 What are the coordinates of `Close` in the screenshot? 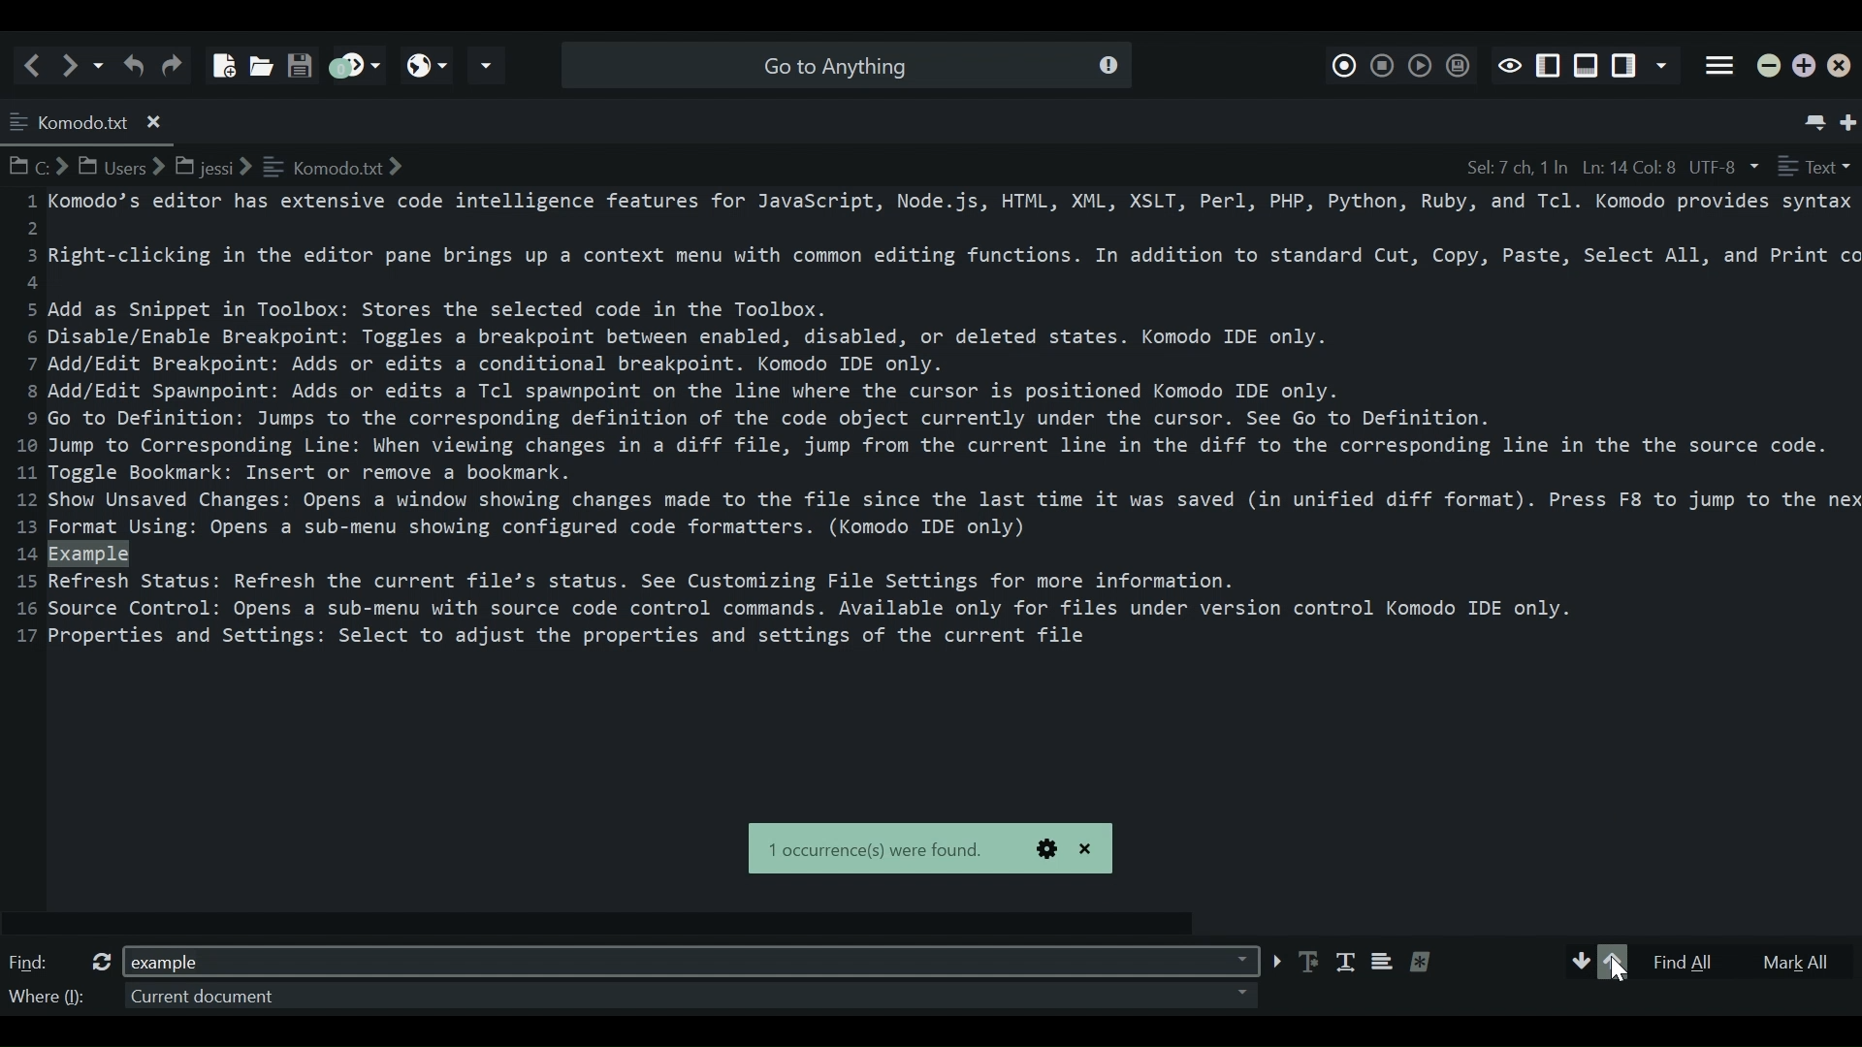 It's located at (1844, 69).